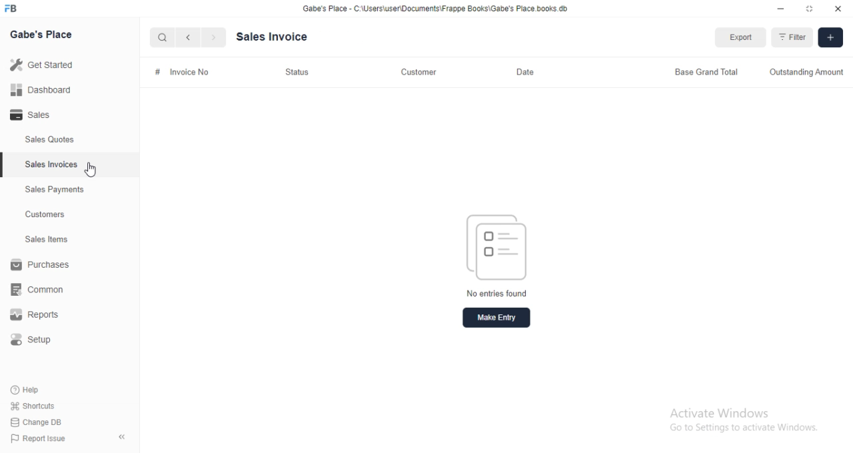  What do you see at coordinates (742, 37) in the screenshot?
I see `Export` at bounding box center [742, 37].